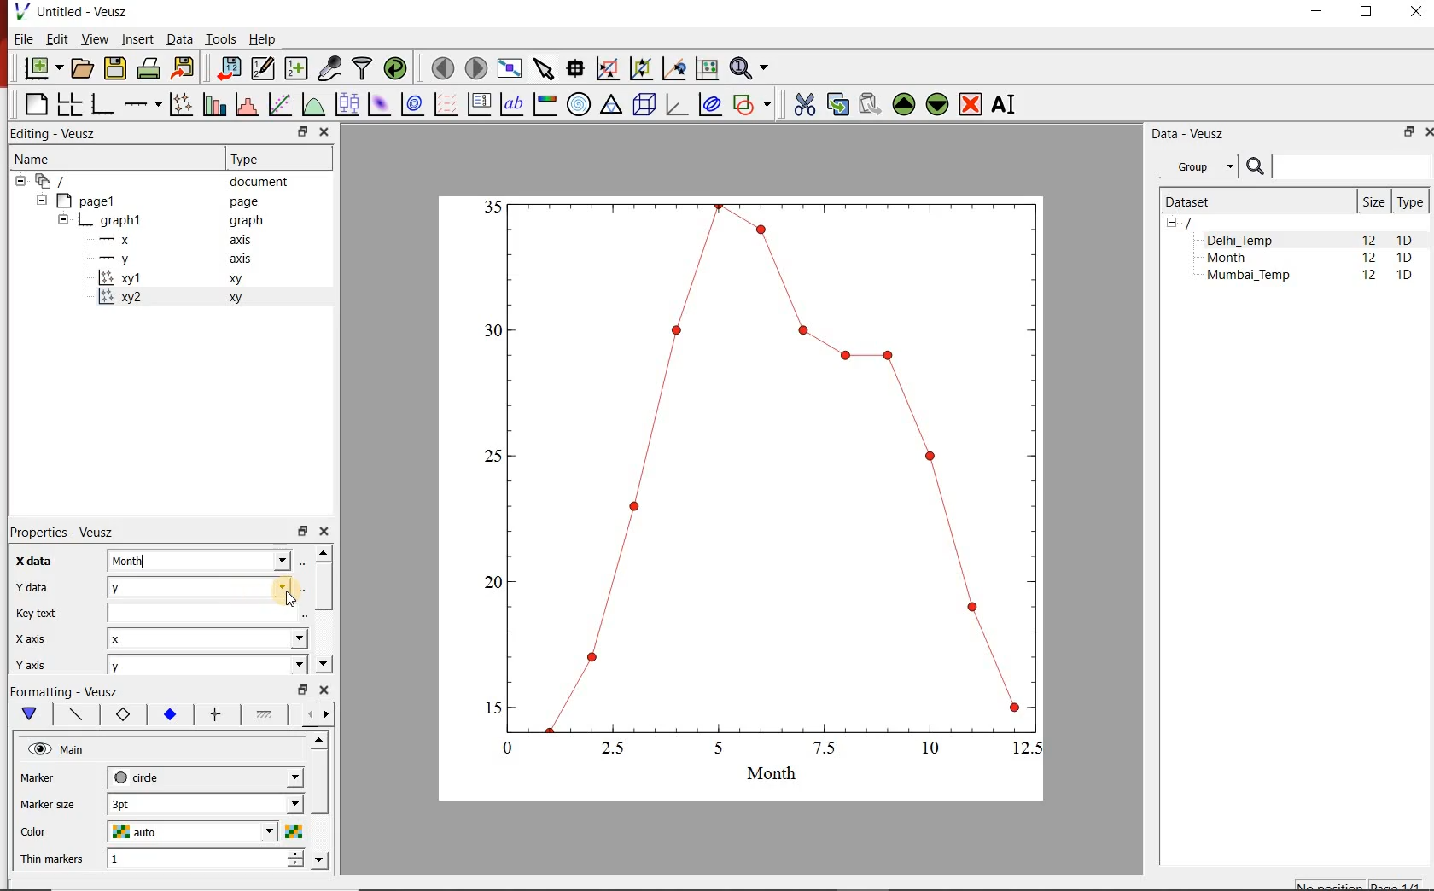  I want to click on 1D, so click(1404, 277).